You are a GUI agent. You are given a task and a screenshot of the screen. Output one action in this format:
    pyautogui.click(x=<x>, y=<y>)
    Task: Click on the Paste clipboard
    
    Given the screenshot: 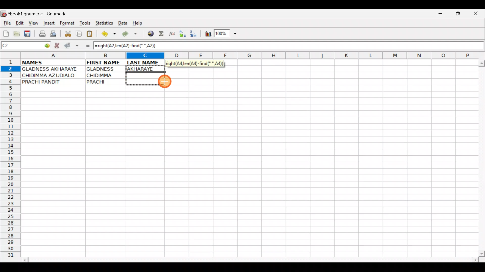 What is the action you would take?
    pyautogui.click(x=91, y=35)
    